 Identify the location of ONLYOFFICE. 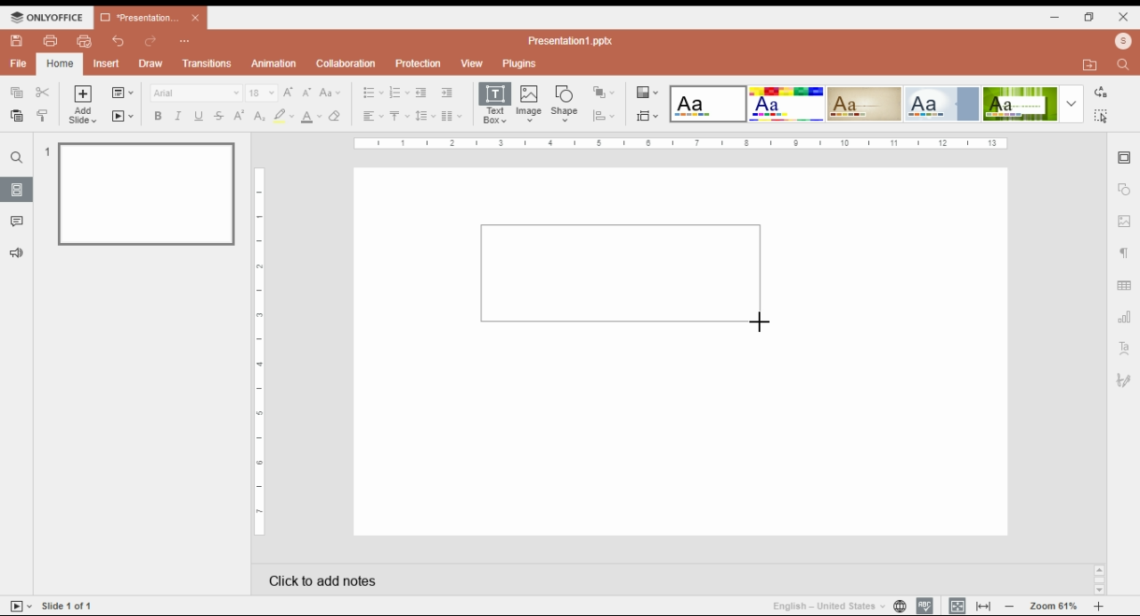
(48, 17).